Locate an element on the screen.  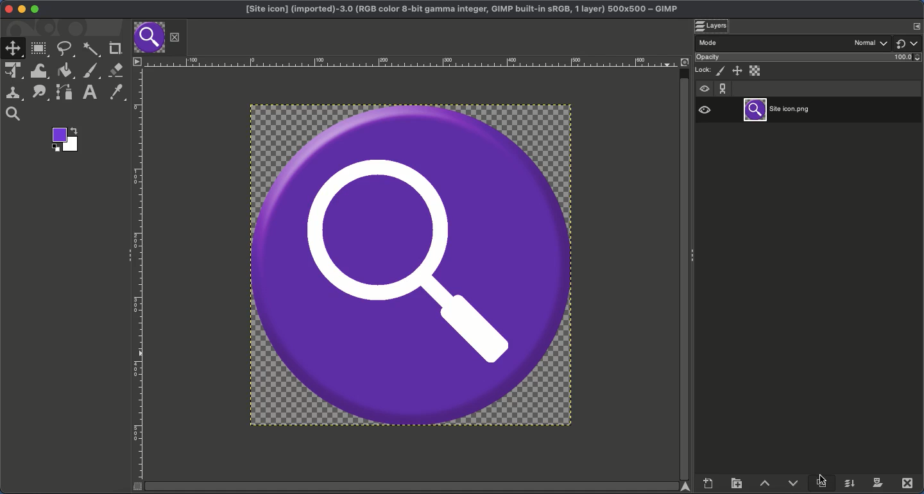
Menu is located at coordinates (136, 61).